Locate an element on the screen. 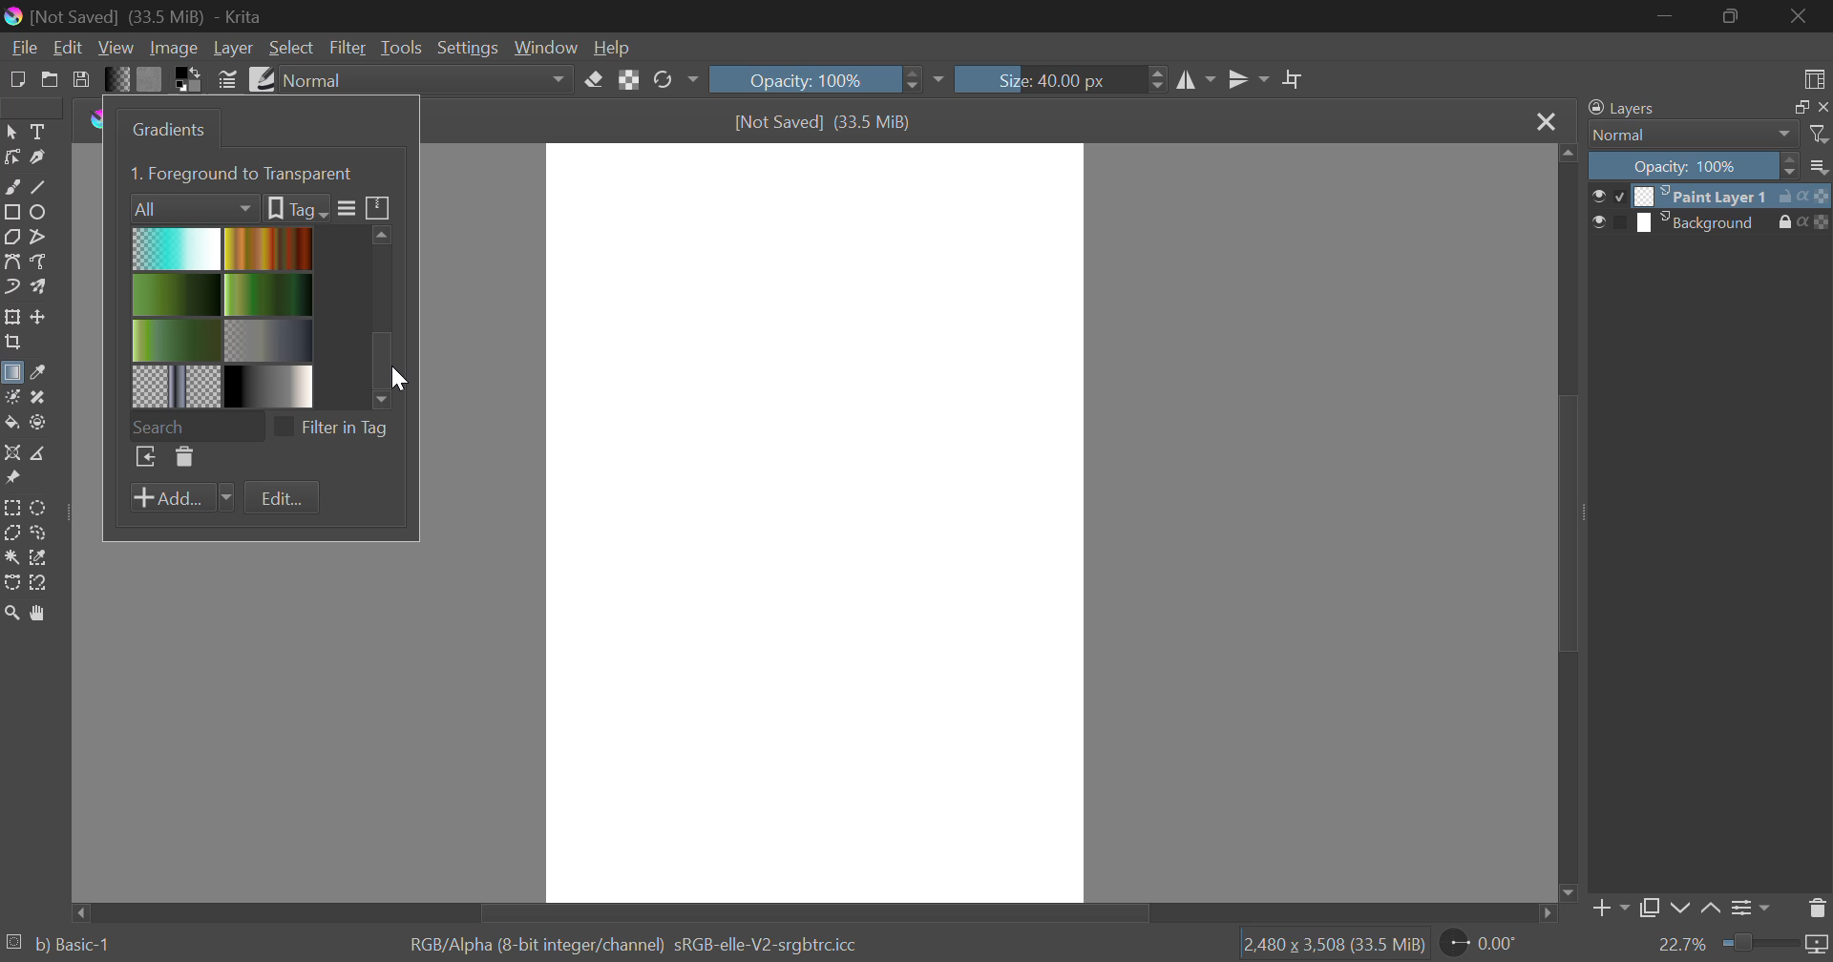  Search is located at coordinates (196, 424).